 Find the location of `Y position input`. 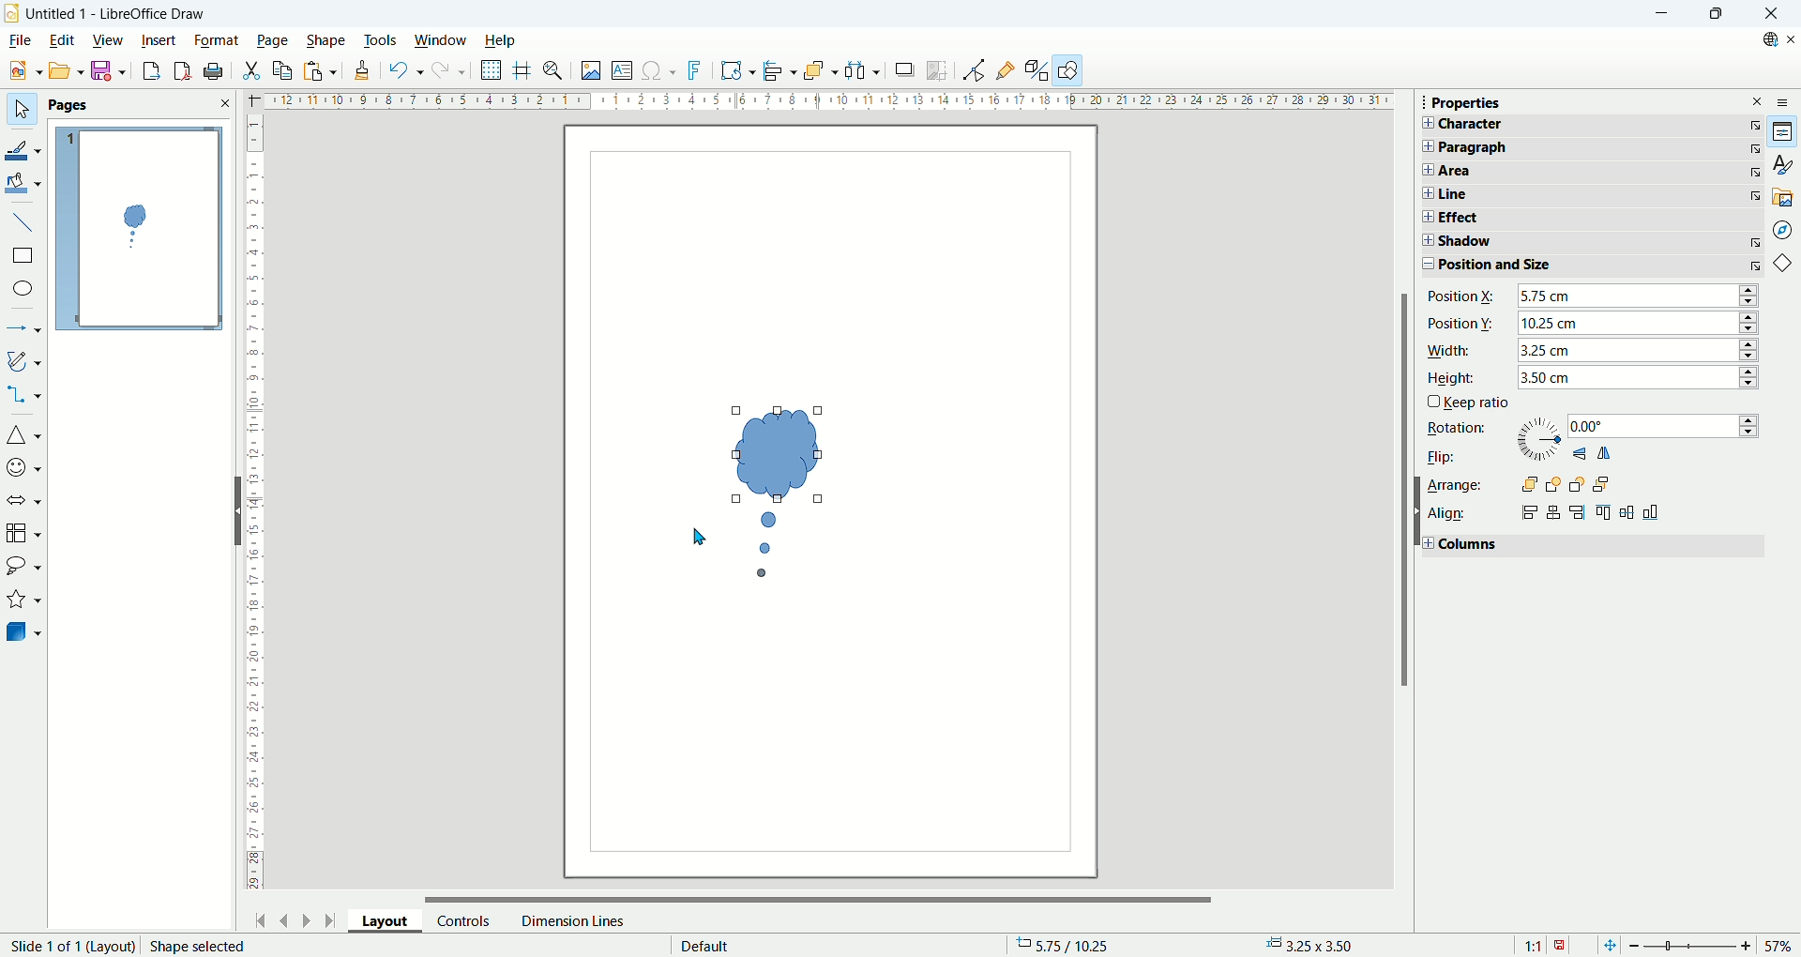

Y position input is located at coordinates (1637, 322).